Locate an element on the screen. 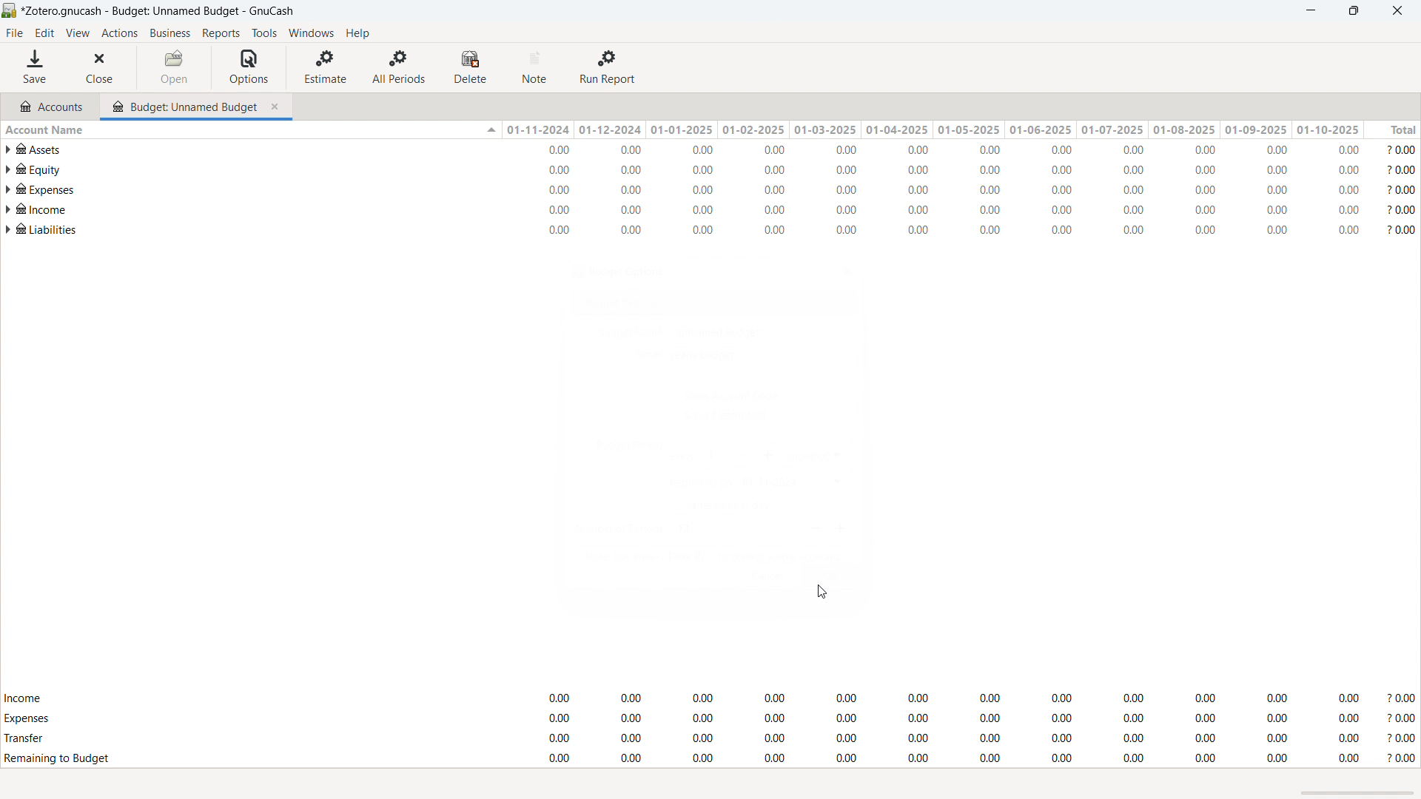  business is located at coordinates (170, 33).